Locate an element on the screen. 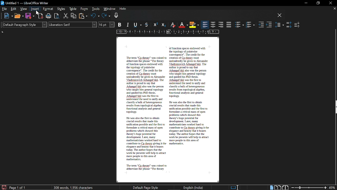  Increase paragraph spacing is located at coordinates (289, 25).